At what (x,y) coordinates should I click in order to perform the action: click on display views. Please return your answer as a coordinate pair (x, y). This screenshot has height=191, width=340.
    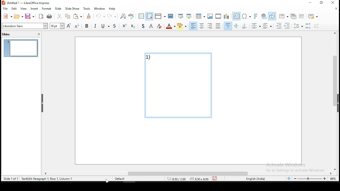
    Looking at the image, I should click on (160, 15).